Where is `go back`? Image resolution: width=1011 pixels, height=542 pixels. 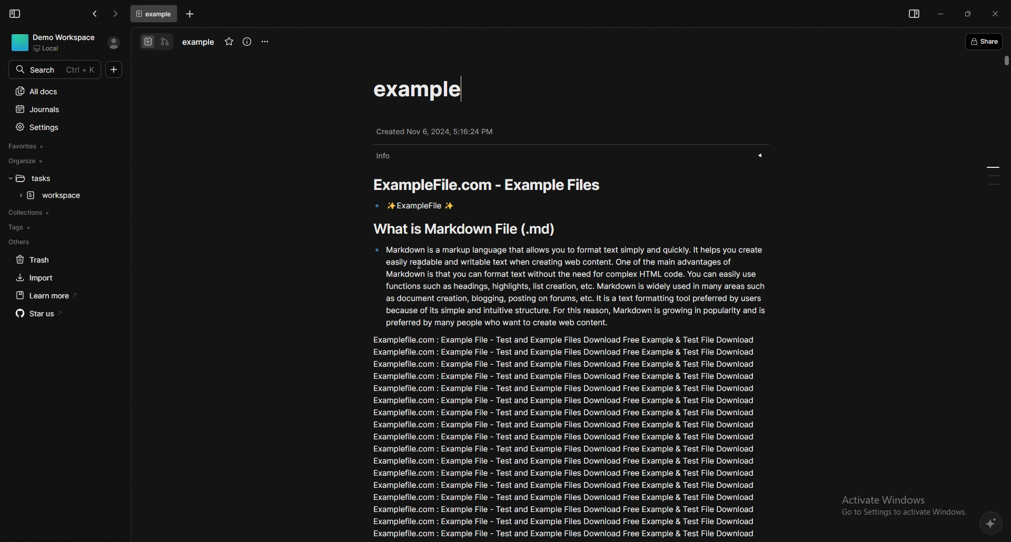
go back is located at coordinates (95, 14).